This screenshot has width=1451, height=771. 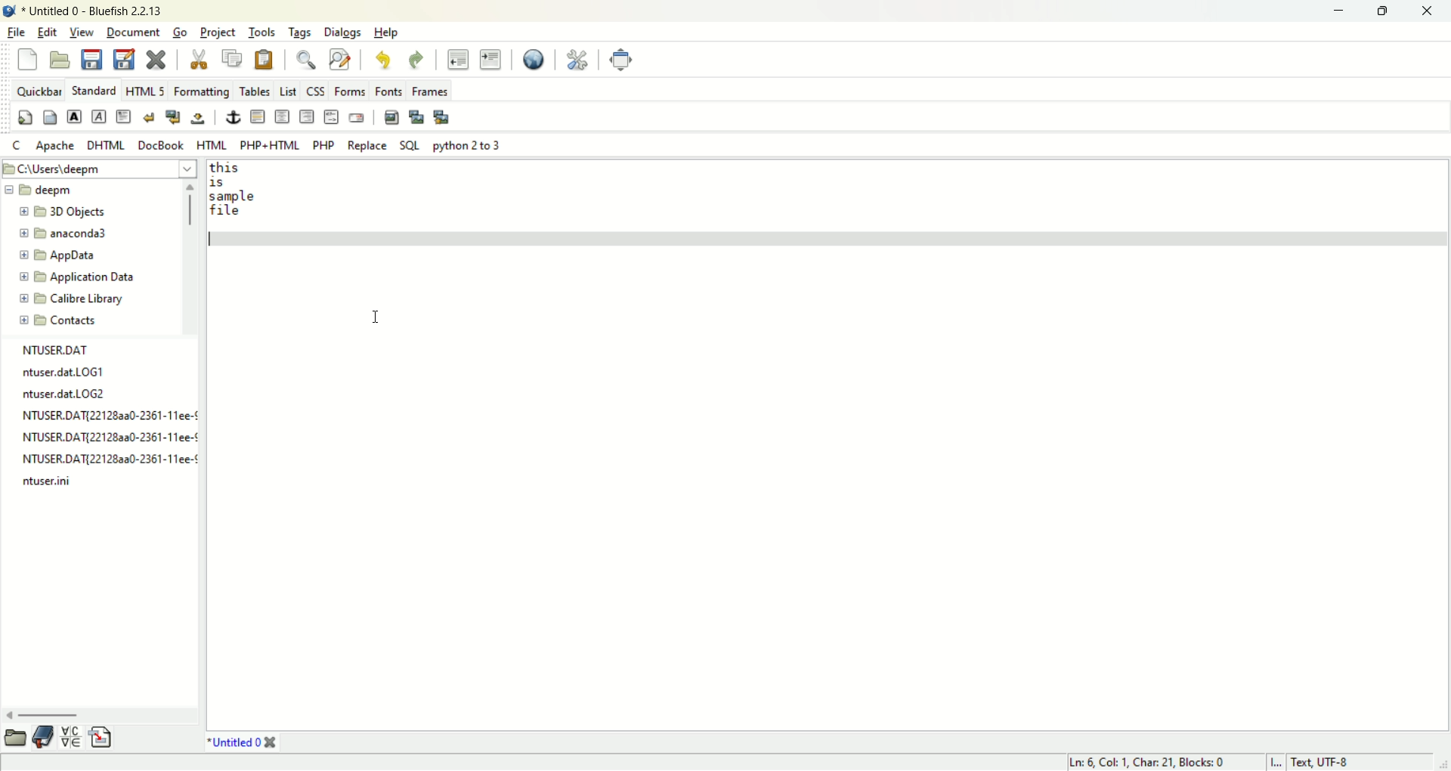 What do you see at coordinates (323, 144) in the screenshot?
I see `PHP` at bounding box center [323, 144].